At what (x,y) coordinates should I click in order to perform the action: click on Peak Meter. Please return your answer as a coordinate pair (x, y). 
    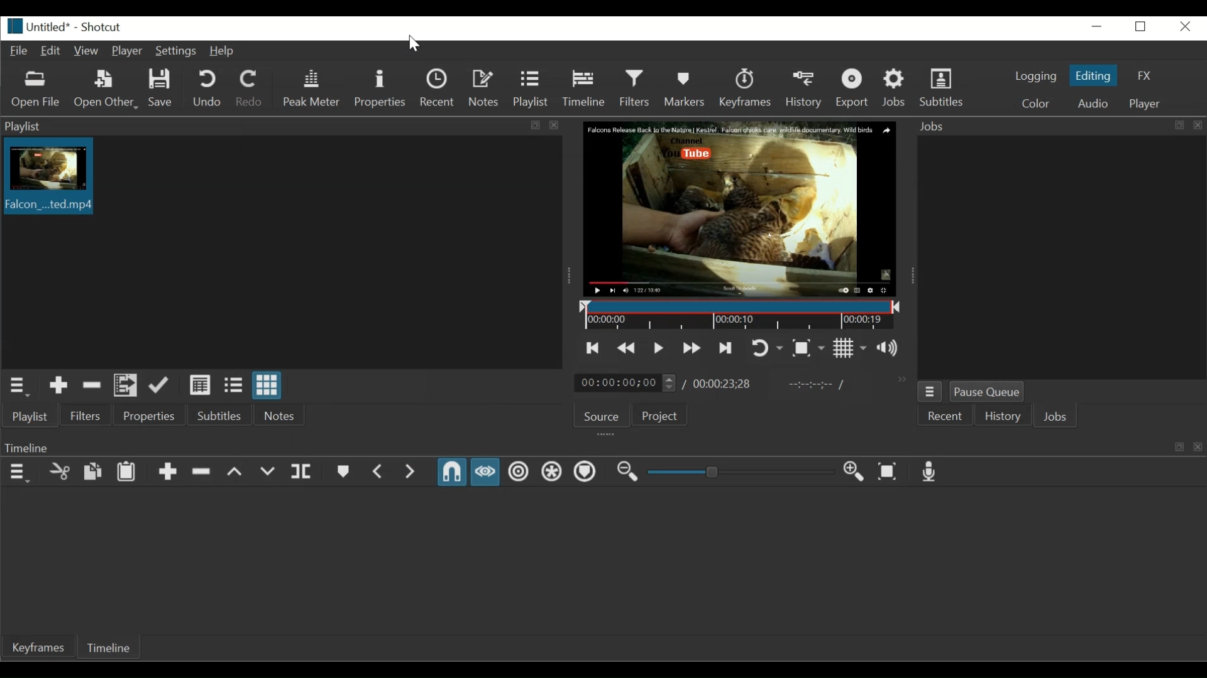
    Looking at the image, I should click on (310, 88).